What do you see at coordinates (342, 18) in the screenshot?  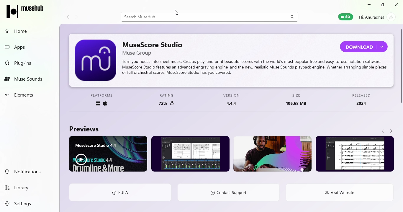 I see `Muse wallet` at bounding box center [342, 18].